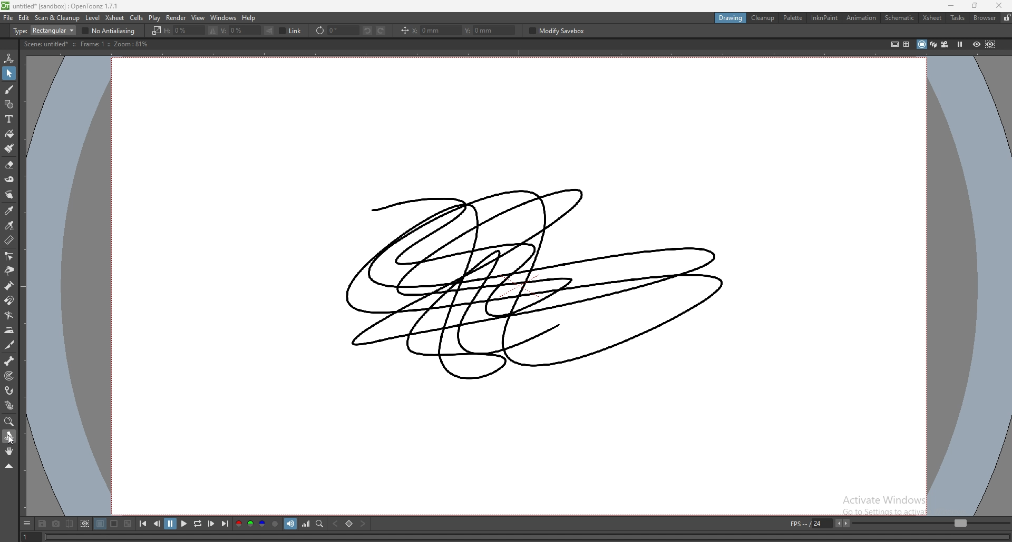  Describe the element at coordinates (9, 345) in the screenshot. I see `cutter` at that location.